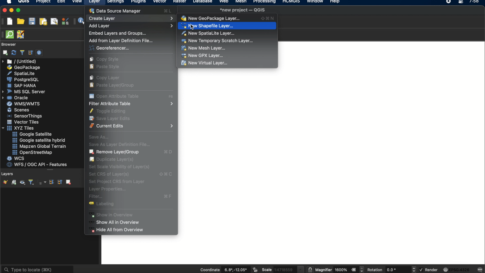 This screenshot has height=273, width=485. Describe the element at coordinates (109, 48) in the screenshot. I see `georeferencer` at that location.